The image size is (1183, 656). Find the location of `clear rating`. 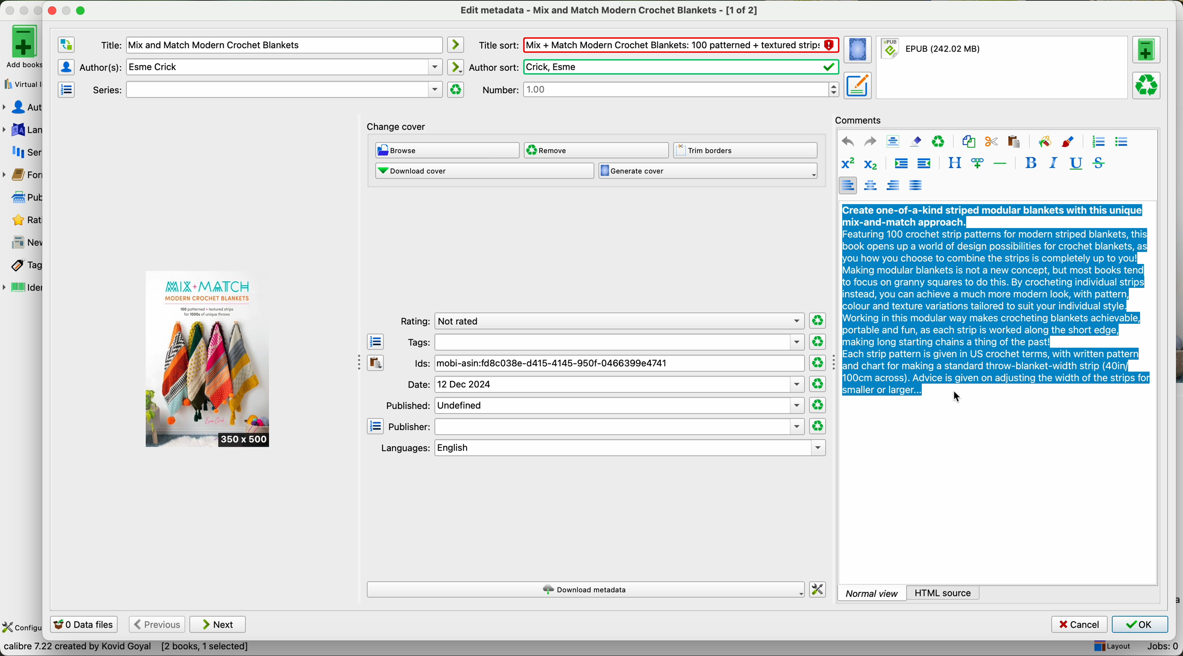

clear rating is located at coordinates (817, 426).